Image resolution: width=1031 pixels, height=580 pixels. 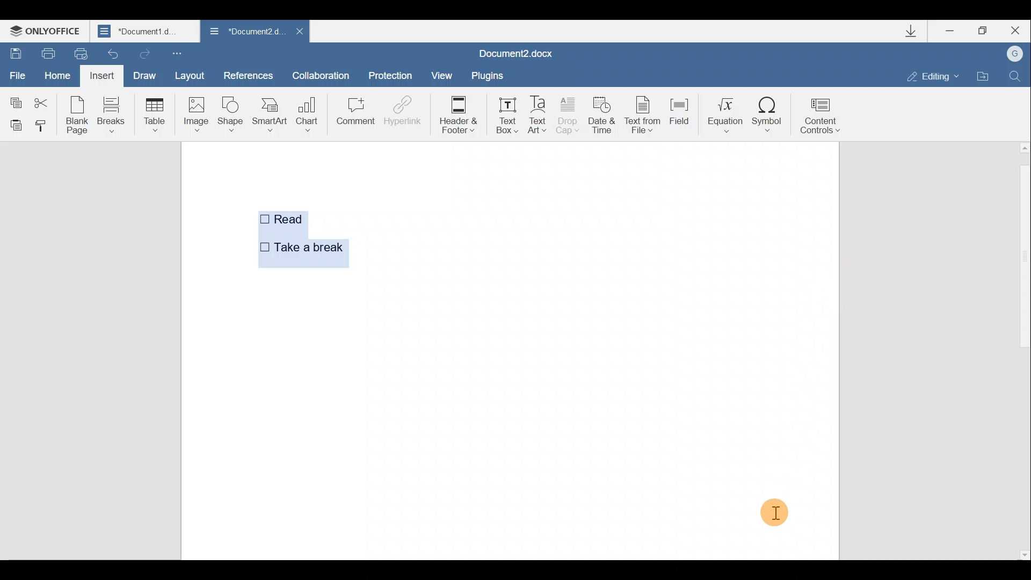 I want to click on Checkbox, so click(x=262, y=221).